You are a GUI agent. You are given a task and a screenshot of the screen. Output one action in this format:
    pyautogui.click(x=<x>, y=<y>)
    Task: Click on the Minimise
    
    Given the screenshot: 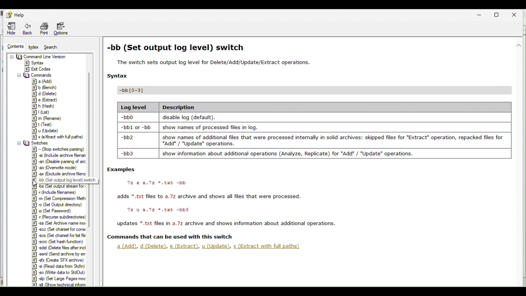 What is the action you would take?
    pyautogui.click(x=482, y=14)
    